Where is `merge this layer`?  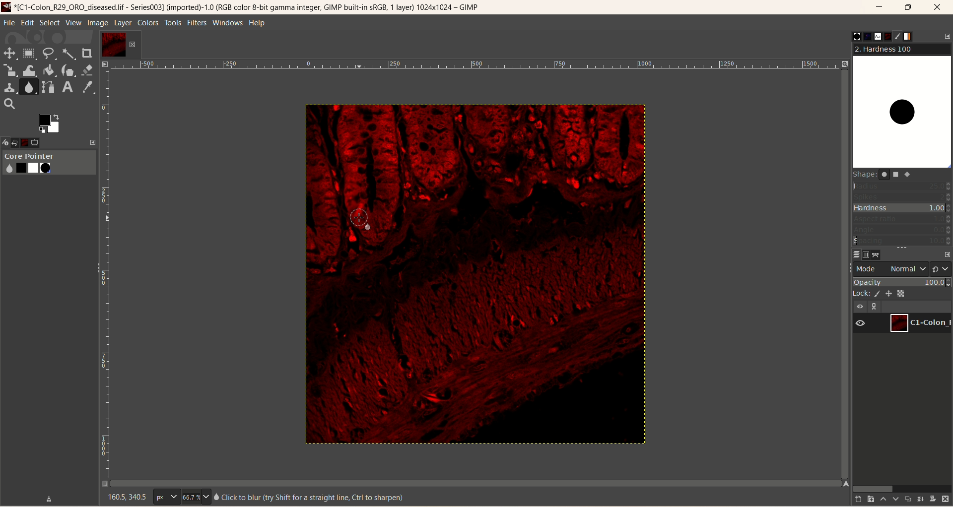 merge this layer is located at coordinates (920, 499).